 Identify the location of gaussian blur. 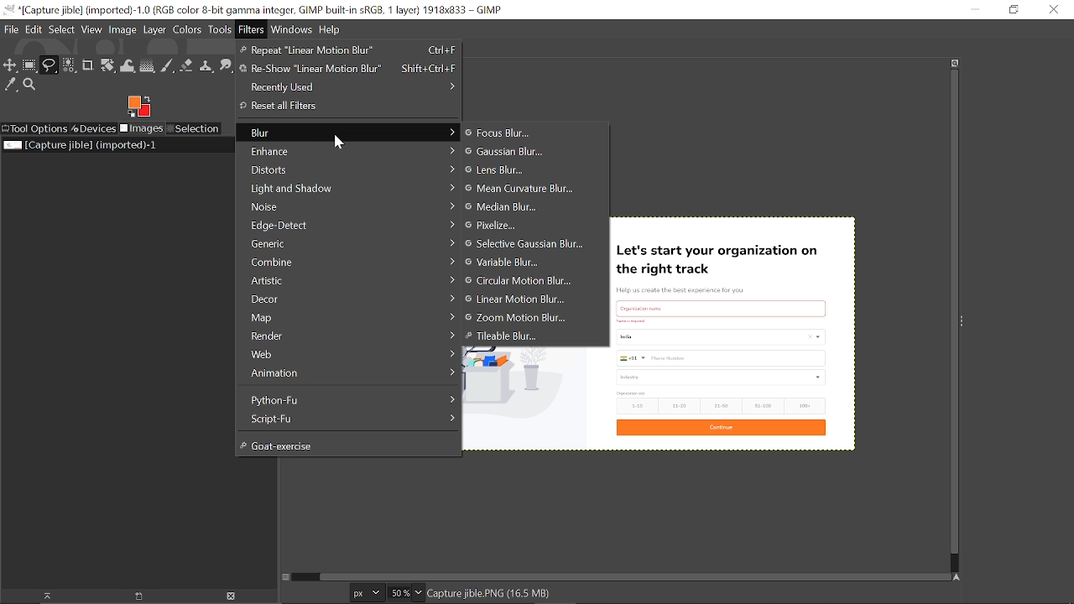
(520, 151).